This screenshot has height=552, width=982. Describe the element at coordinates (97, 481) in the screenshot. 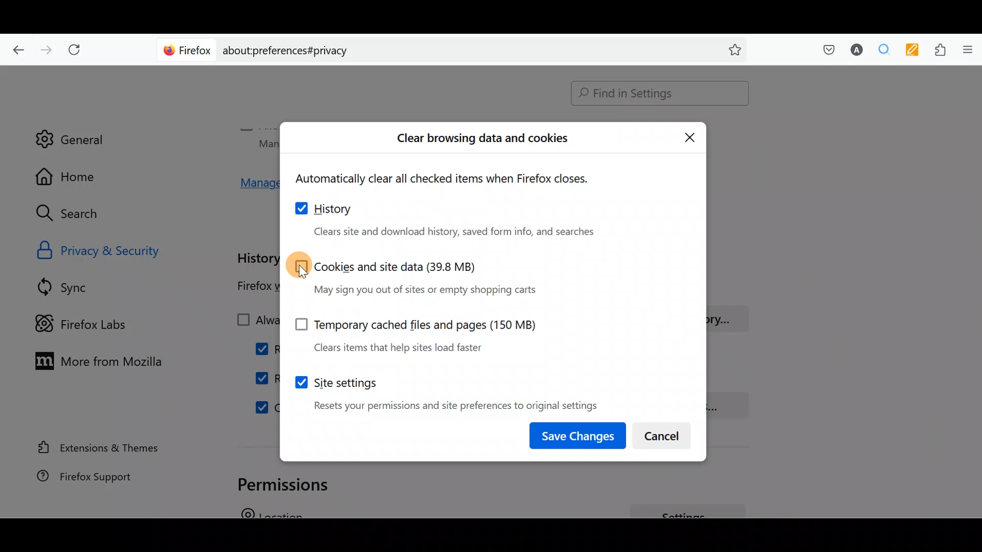

I see `Firefox support` at that location.